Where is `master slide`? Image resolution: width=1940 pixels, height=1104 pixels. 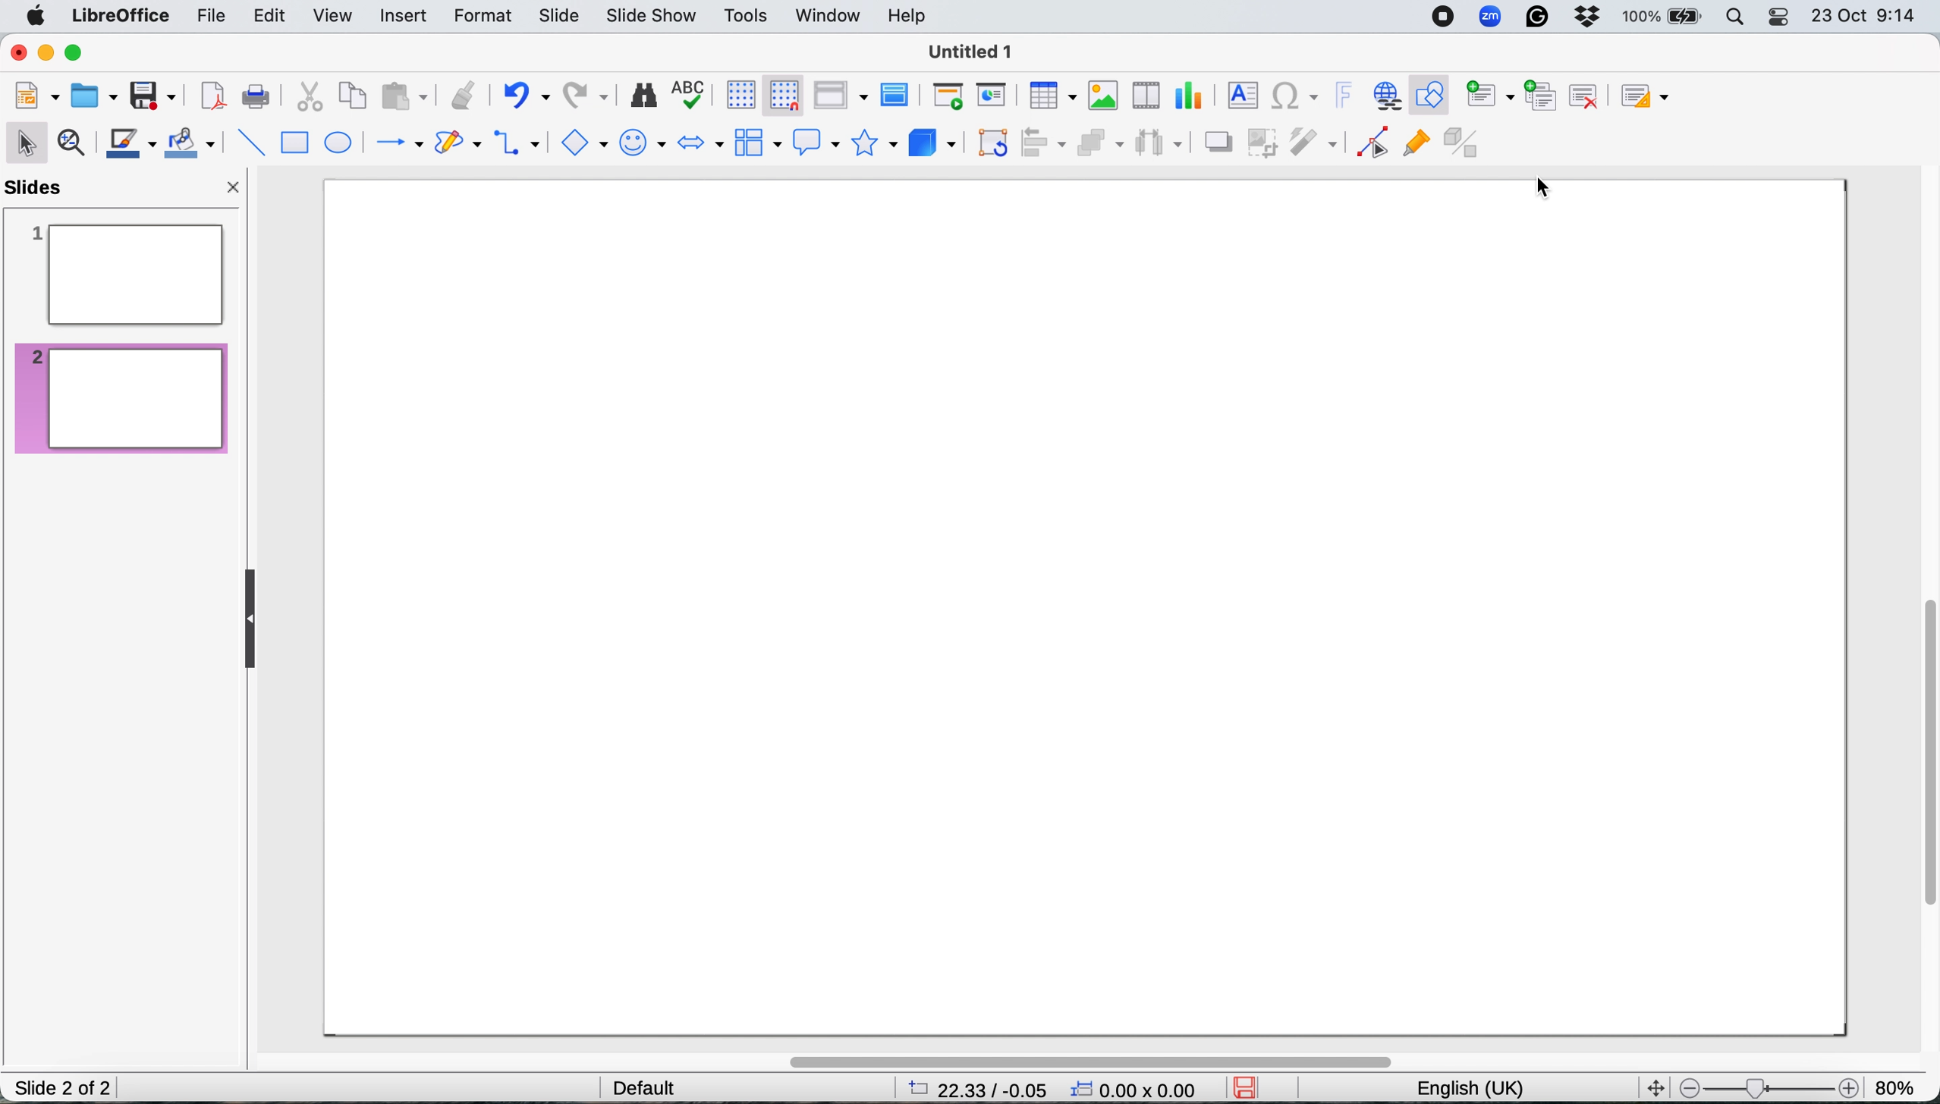
master slide is located at coordinates (898, 96).